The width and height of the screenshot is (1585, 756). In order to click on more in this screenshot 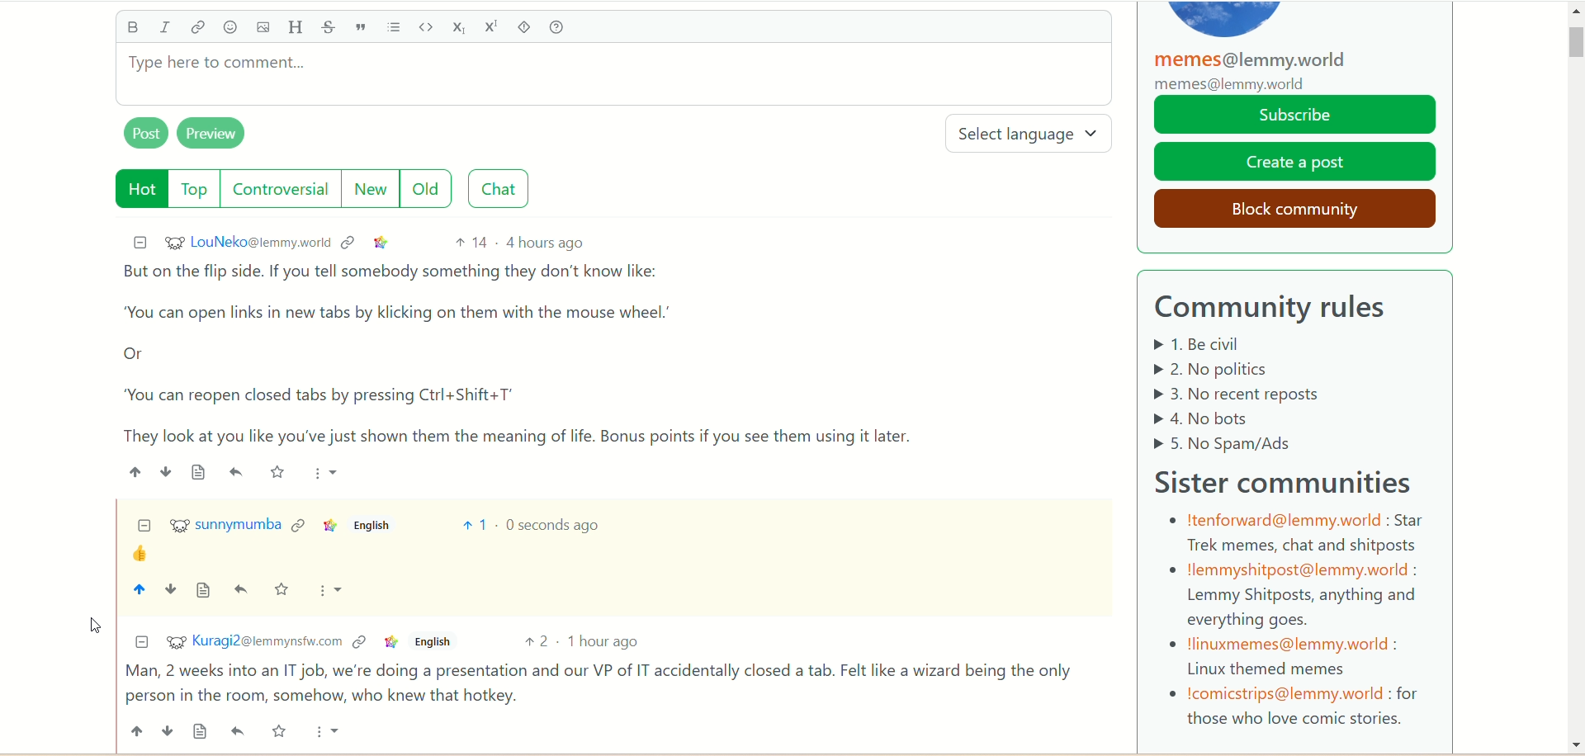, I will do `click(329, 730)`.